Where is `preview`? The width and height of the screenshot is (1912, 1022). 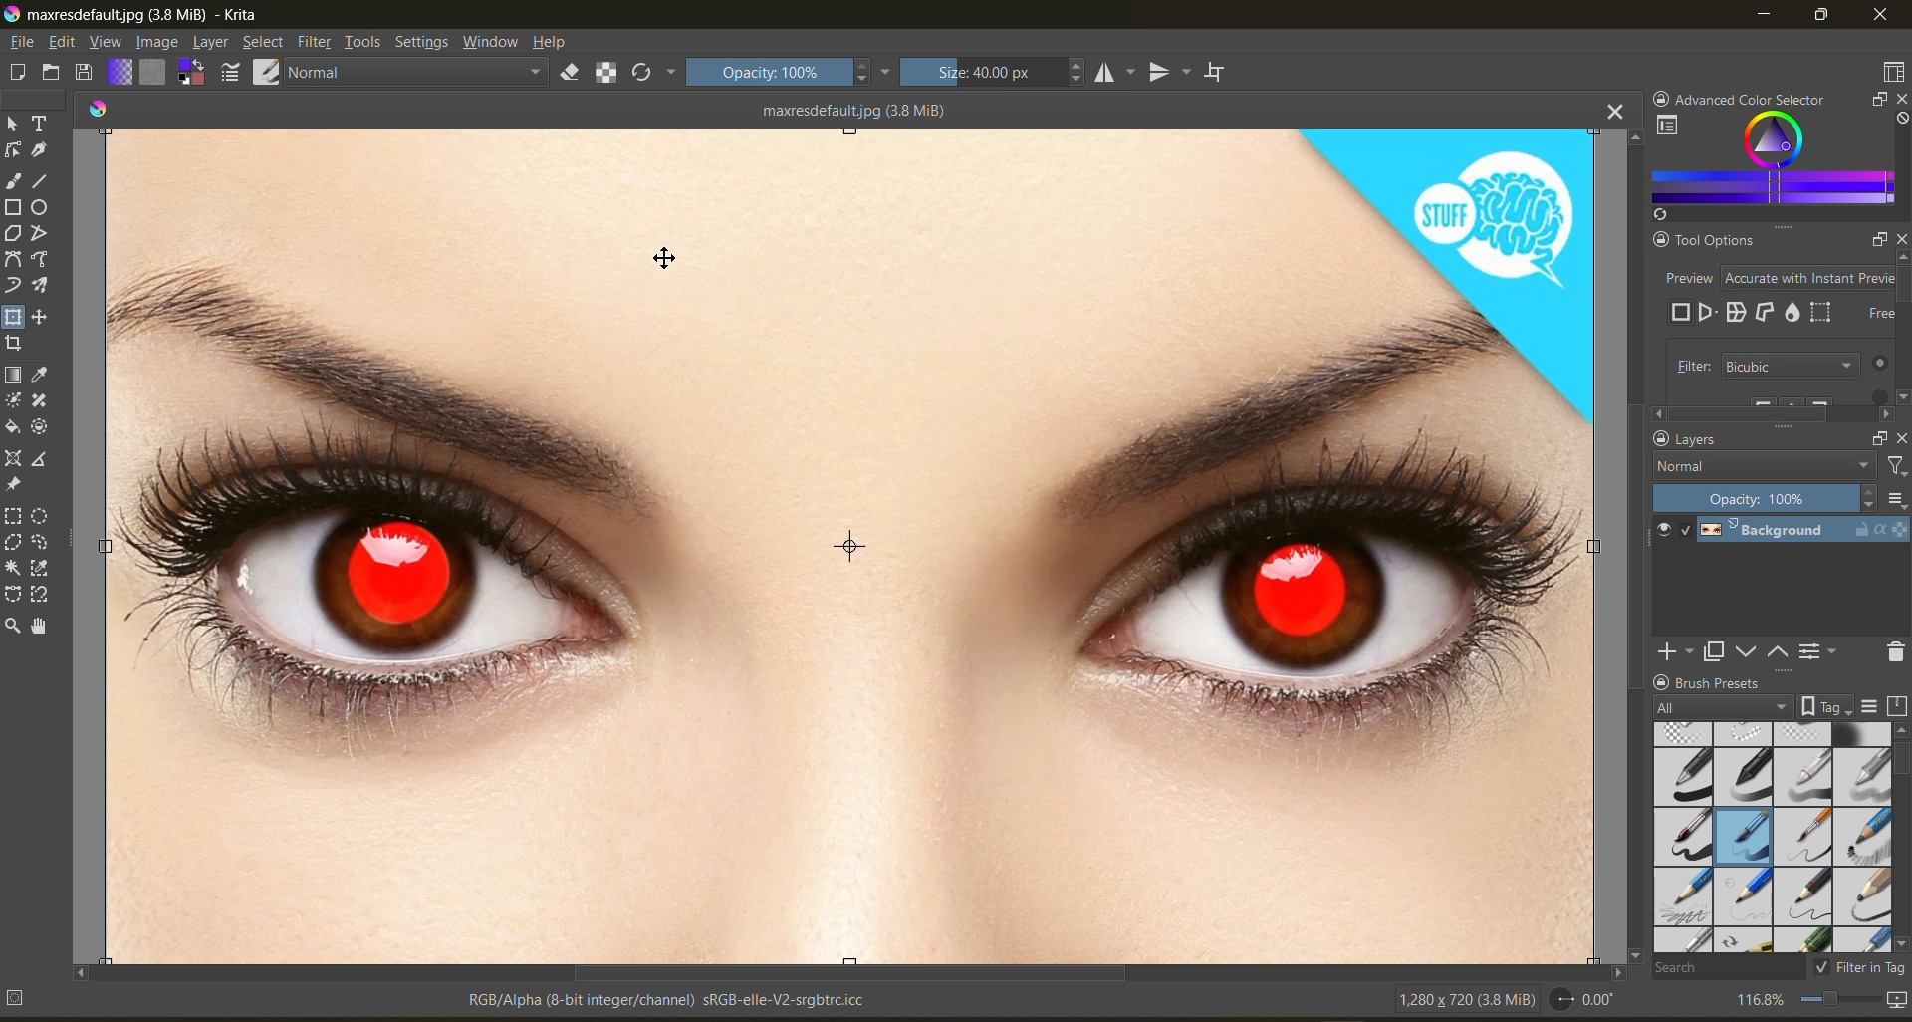
preview is located at coordinates (1666, 532).